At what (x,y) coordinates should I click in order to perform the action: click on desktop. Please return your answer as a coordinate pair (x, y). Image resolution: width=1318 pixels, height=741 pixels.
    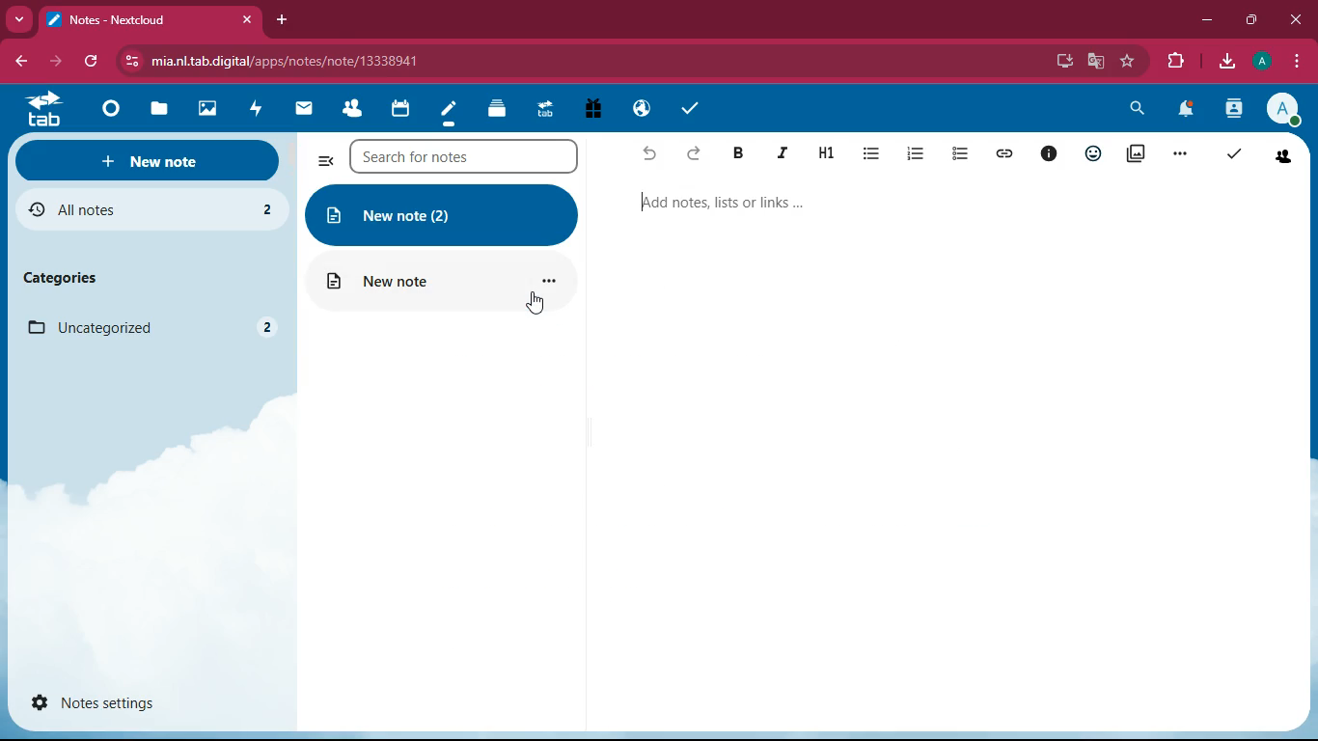
    Looking at the image, I should click on (1061, 62).